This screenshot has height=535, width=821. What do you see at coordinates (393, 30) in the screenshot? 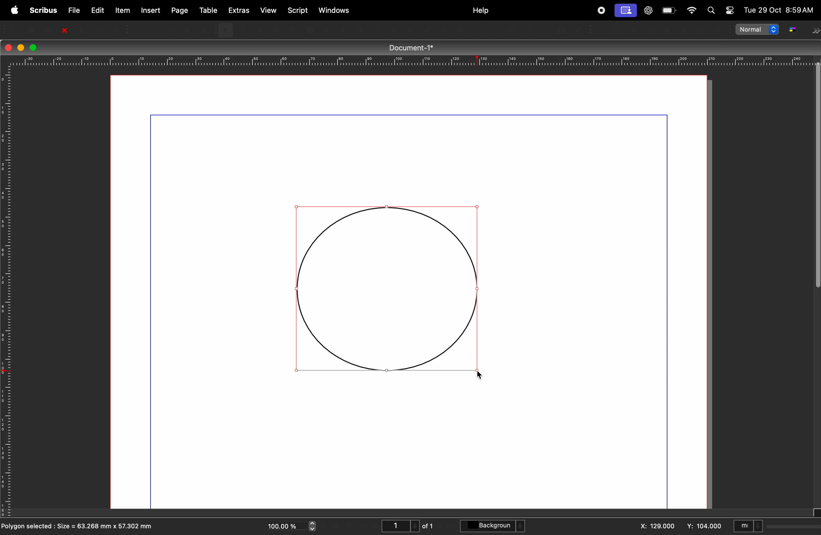
I see `Line` at bounding box center [393, 30].